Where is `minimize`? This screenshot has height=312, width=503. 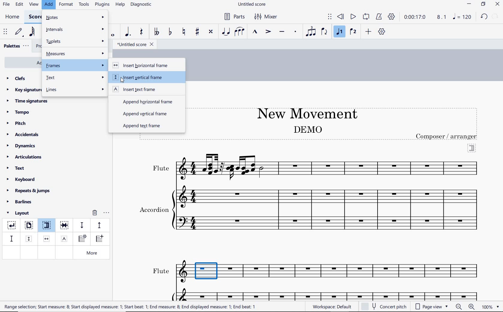 minimize is located at coordinates (469, 4).